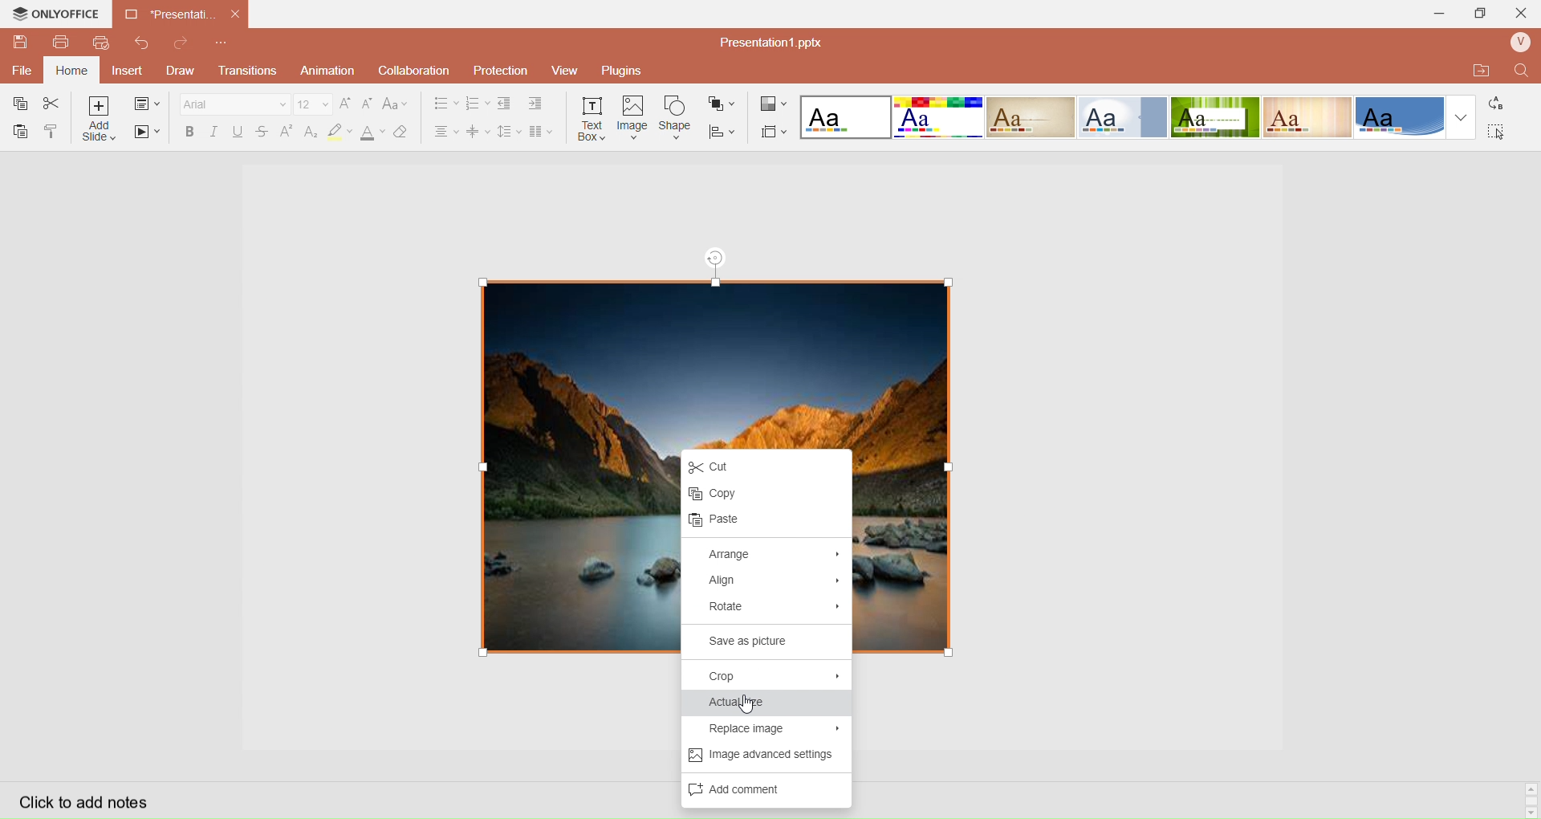  What do you see at coordinates (57, 132) in the screenshot?
I see `Copy Style` at bounding box center [57, 132].